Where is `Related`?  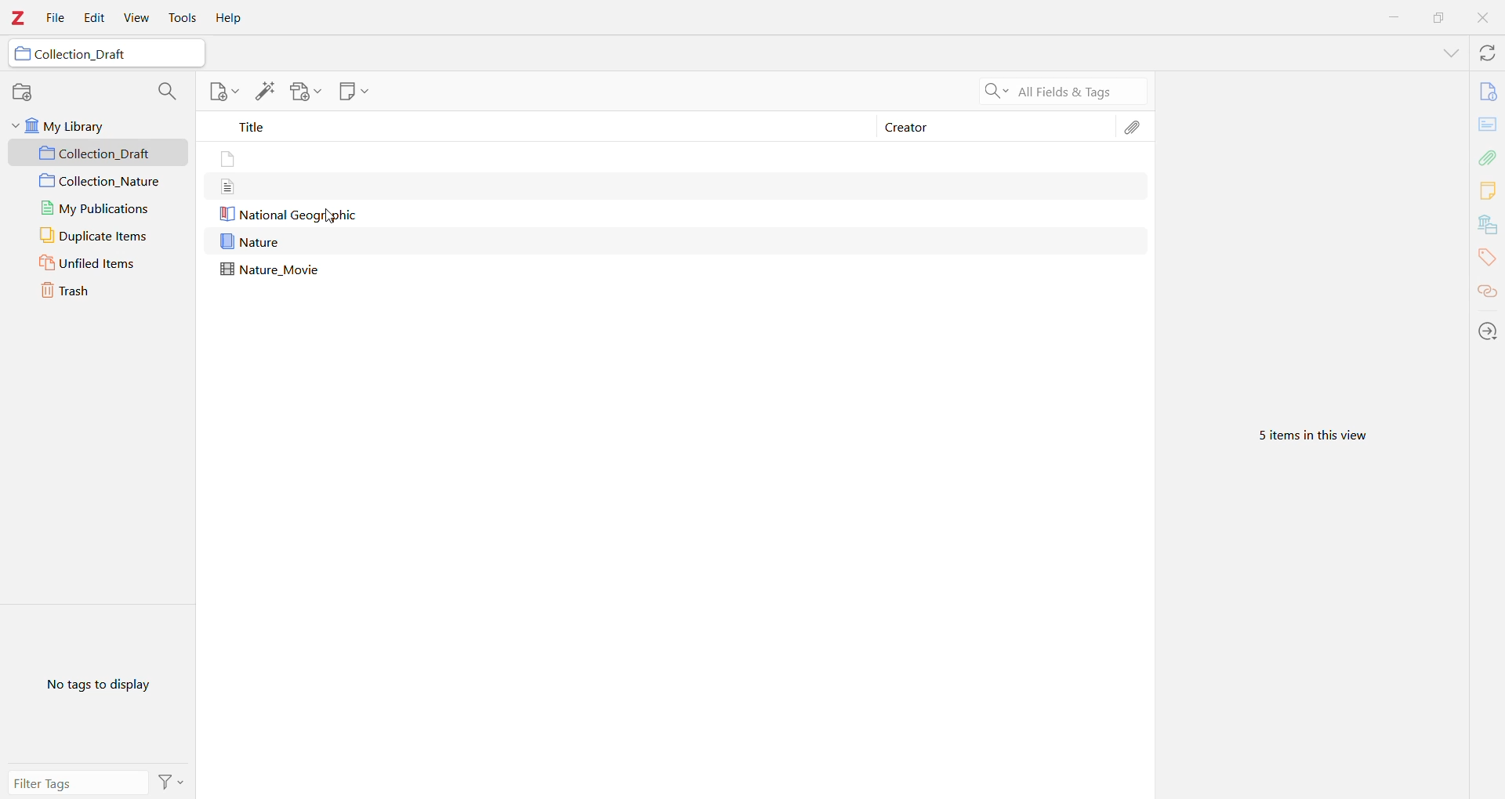 Related is located at coordinates (1488, 291).